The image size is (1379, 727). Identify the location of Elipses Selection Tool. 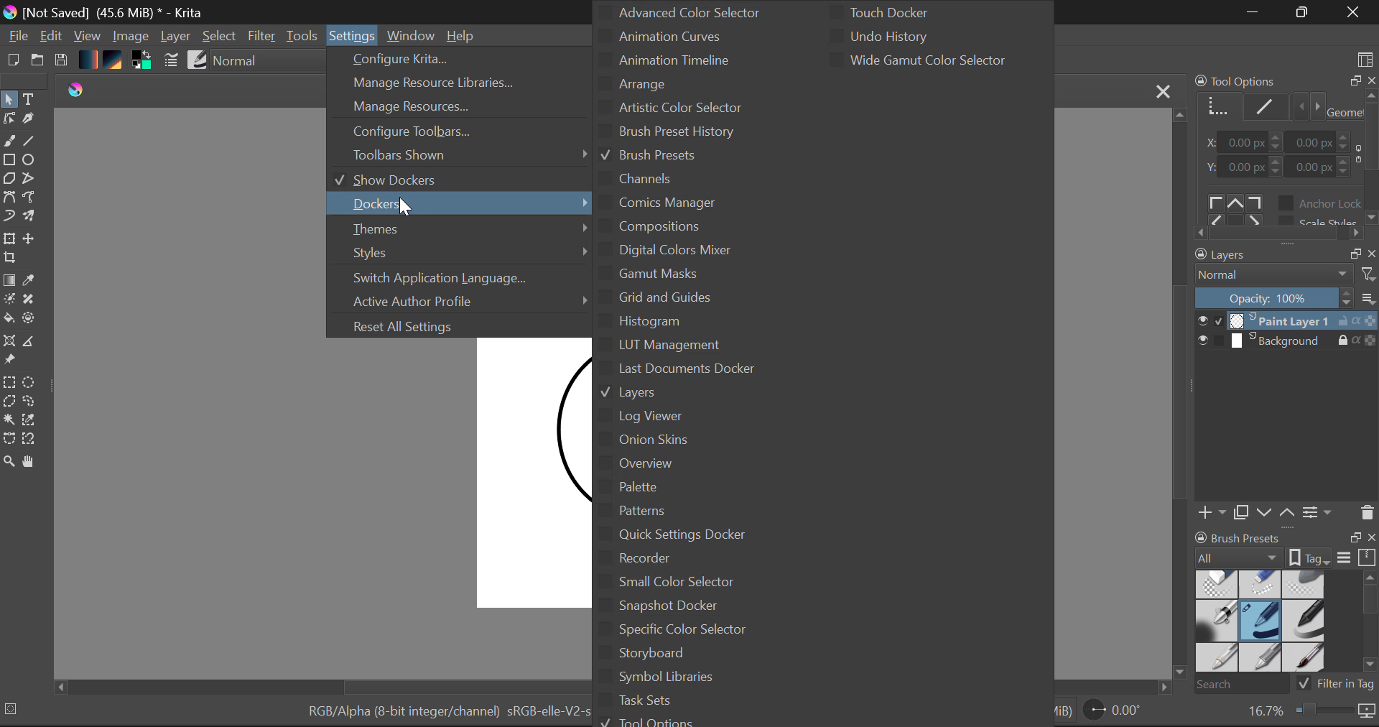
(31, 381).